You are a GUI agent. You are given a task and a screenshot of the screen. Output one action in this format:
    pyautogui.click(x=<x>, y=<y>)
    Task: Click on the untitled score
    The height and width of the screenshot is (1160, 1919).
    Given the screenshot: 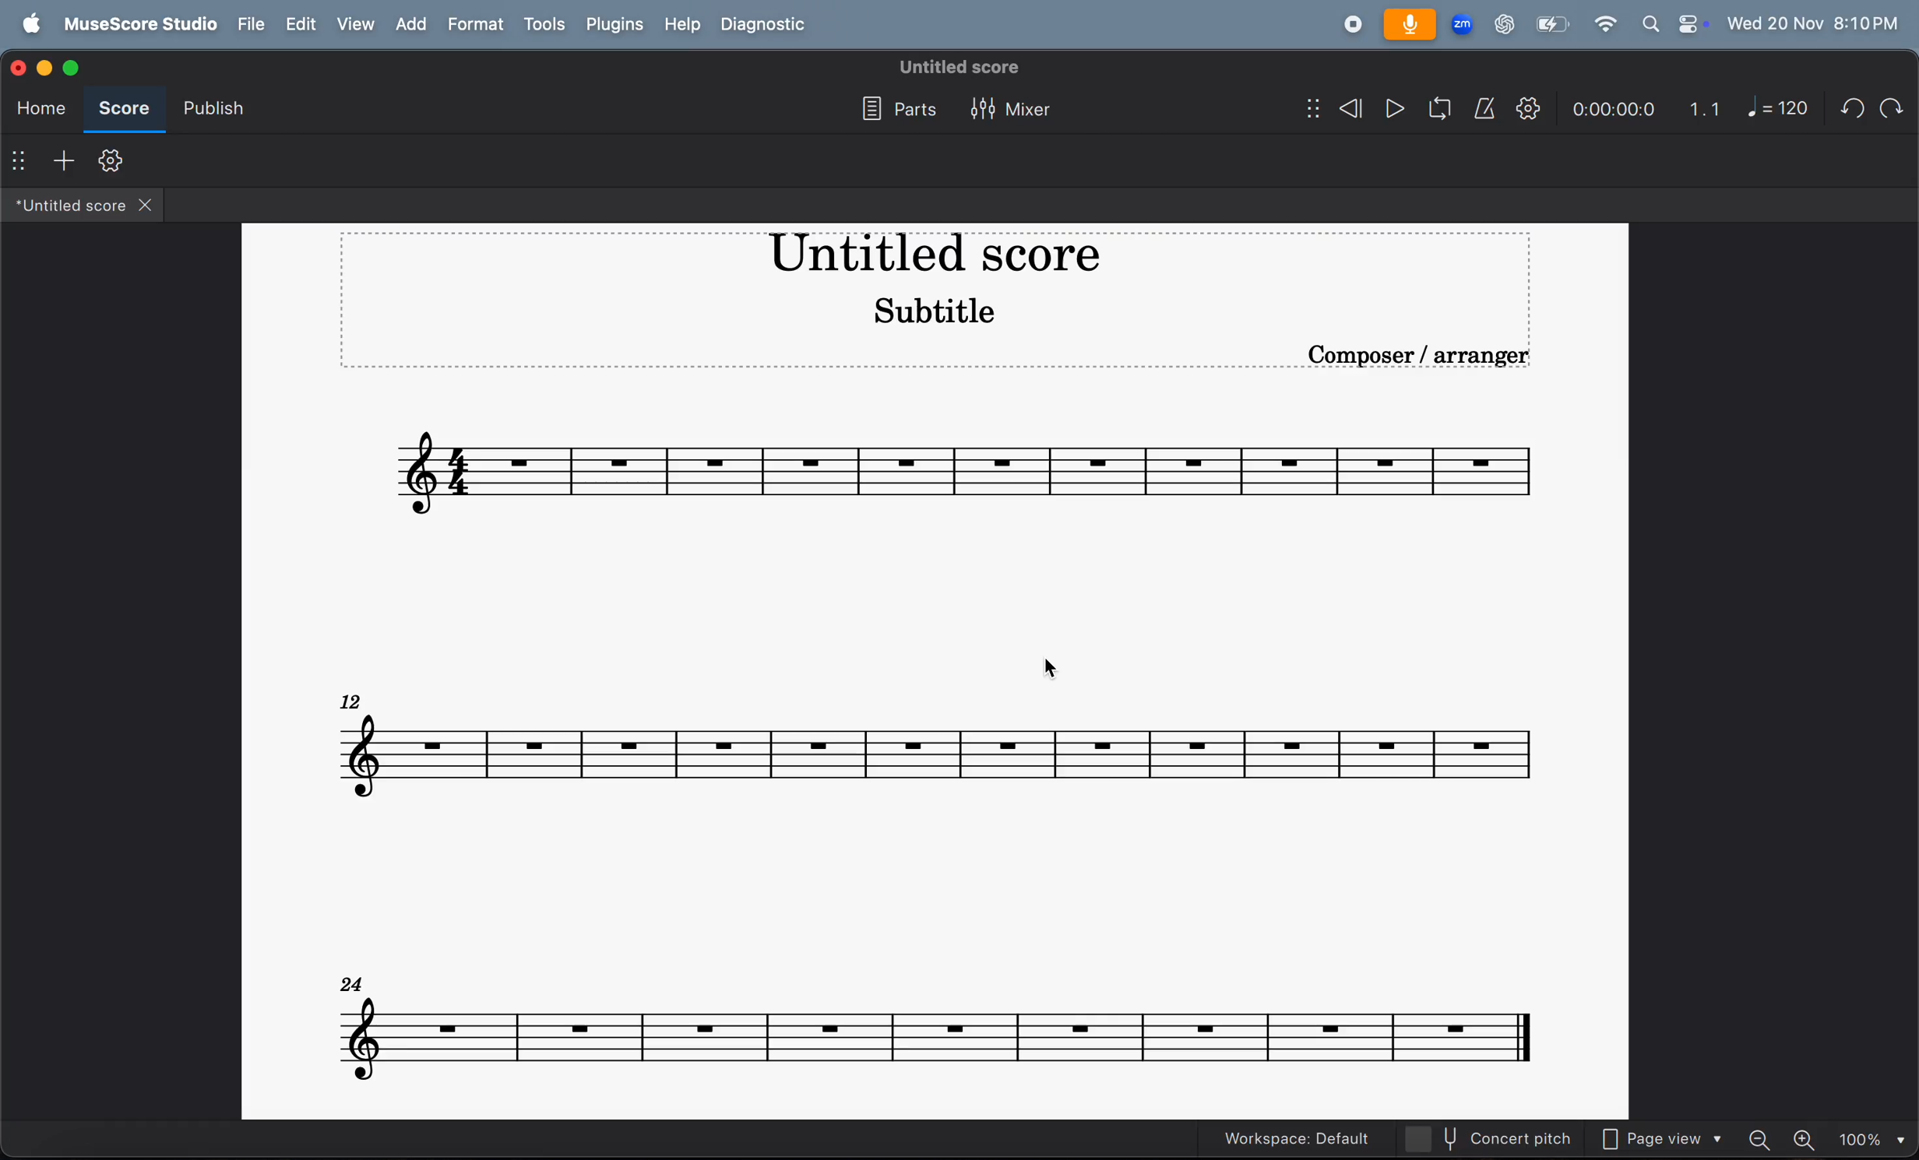 What is the action you would take?
    pyautogui.click(x=66, y=207)
    